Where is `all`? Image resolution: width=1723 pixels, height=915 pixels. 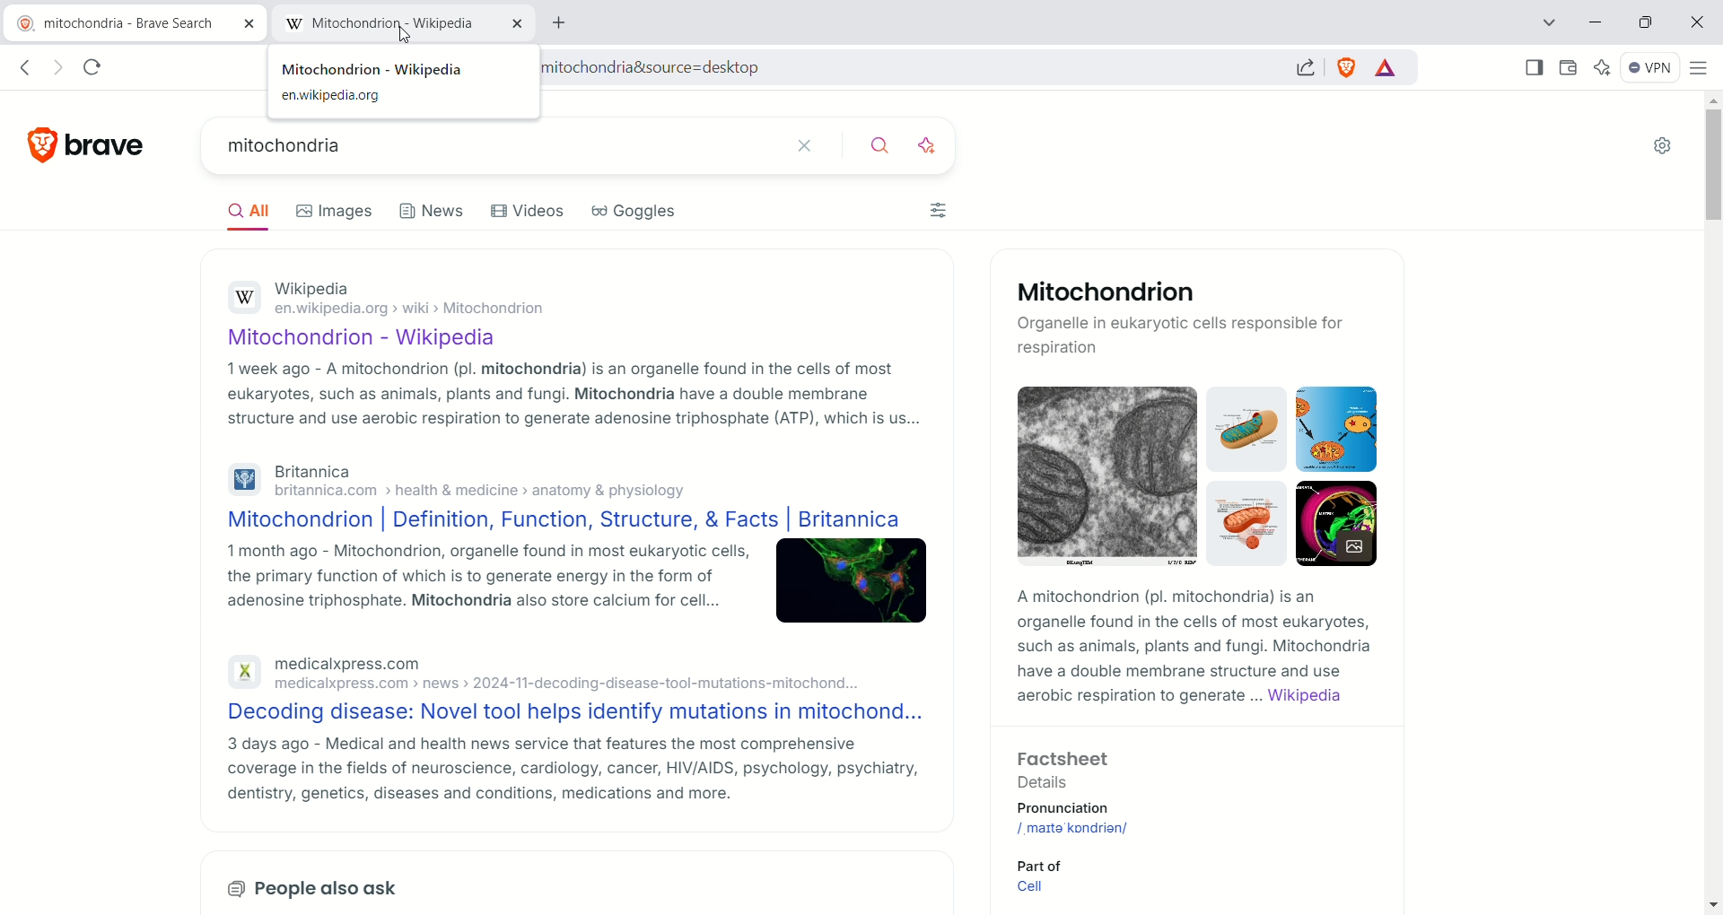
all is located at coordinates (249, 217).